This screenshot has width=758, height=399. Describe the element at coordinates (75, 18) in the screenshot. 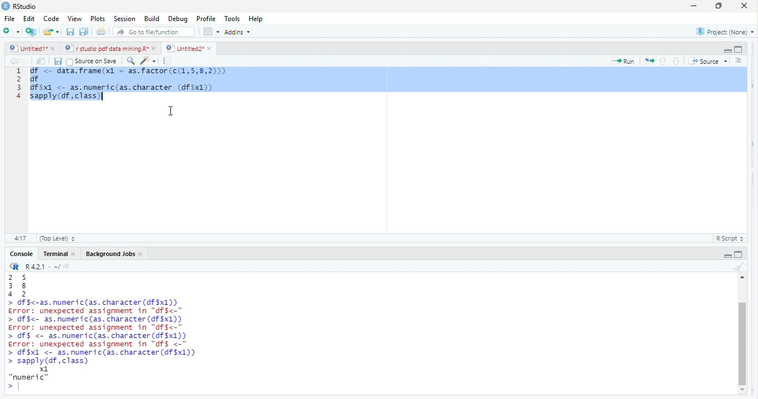

I see `View` at that location.